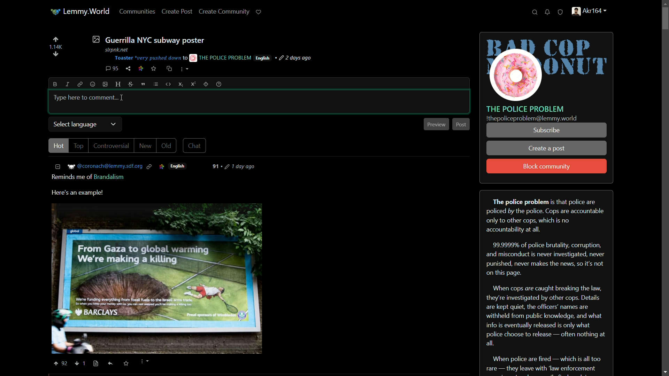  What do you see at coordinates (138, 11) in the screenshot?
I see `communities ` at bounding box center [138, 11].